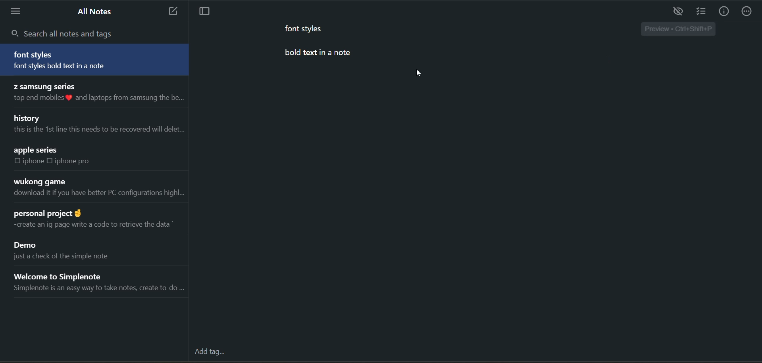  I want to click on apple series, so click(37, 150).